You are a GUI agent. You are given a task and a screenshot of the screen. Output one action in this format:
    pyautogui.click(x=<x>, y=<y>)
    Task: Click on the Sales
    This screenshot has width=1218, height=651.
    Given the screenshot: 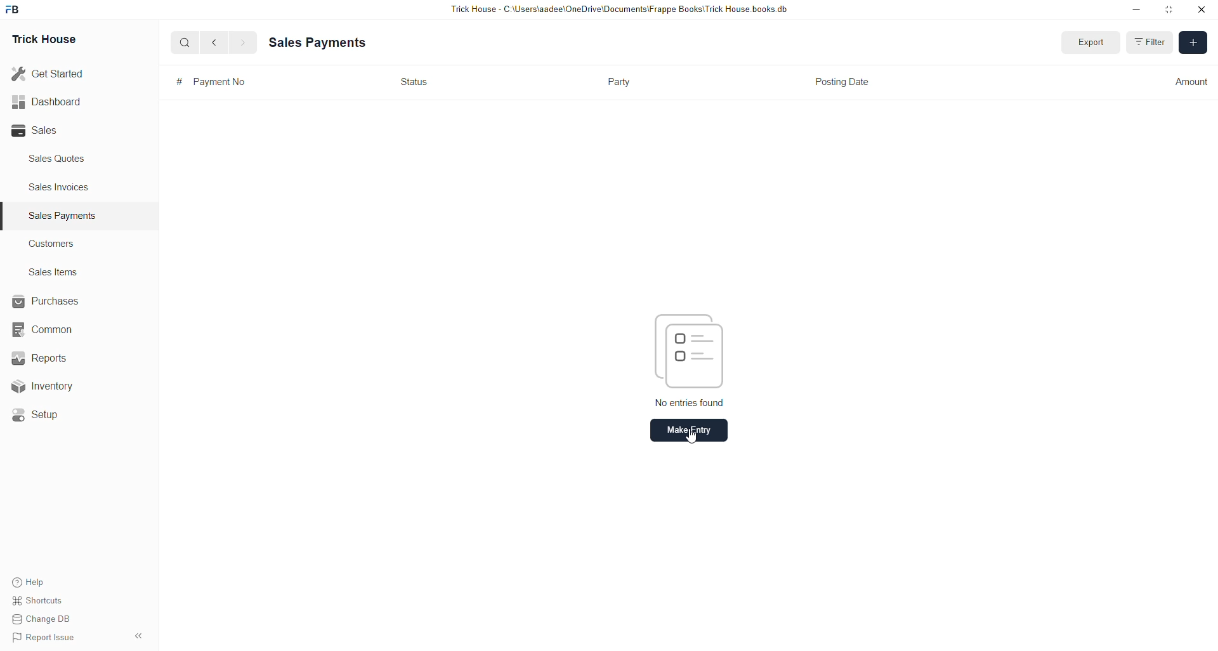 What is the action you would take?
    pyautogui.click(x=38, y=131)
    